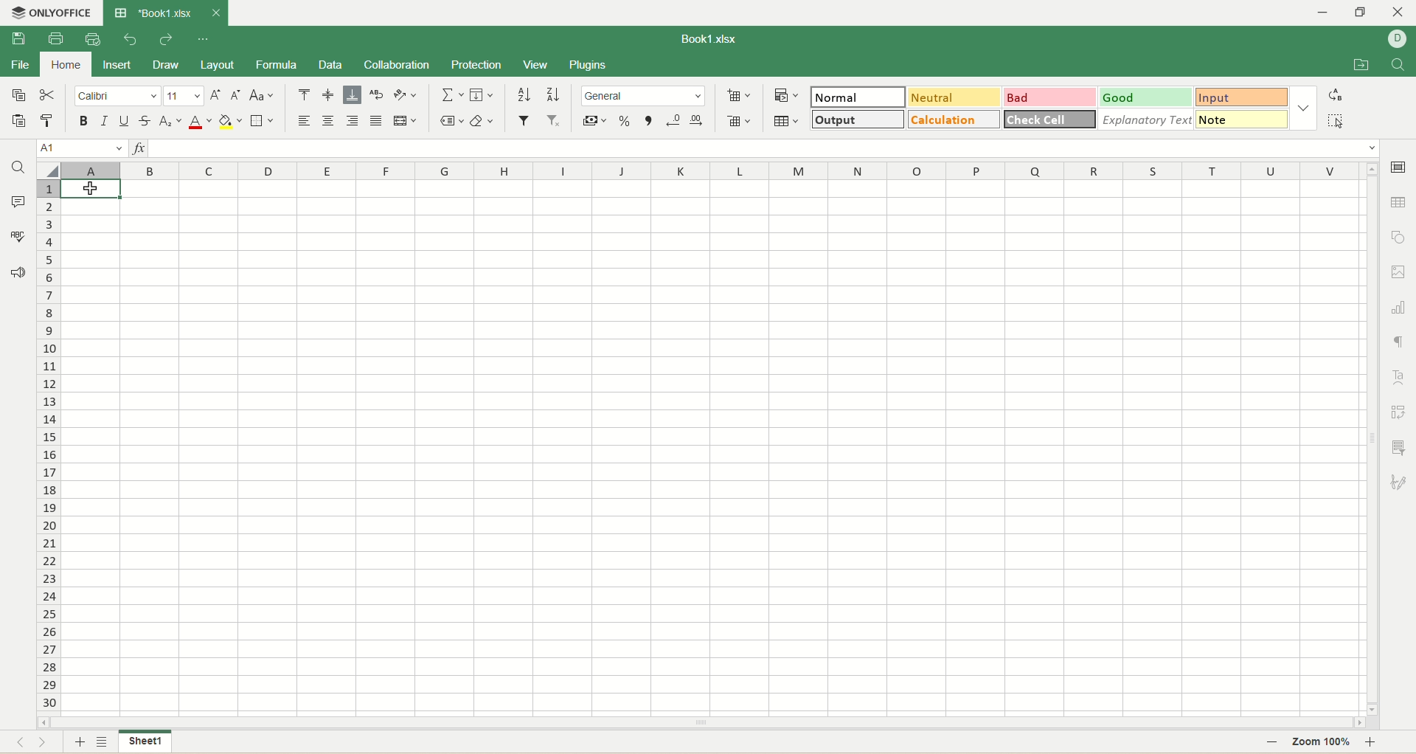 The image size is (1416, 754). I want to click on fill, so click(482, 94).